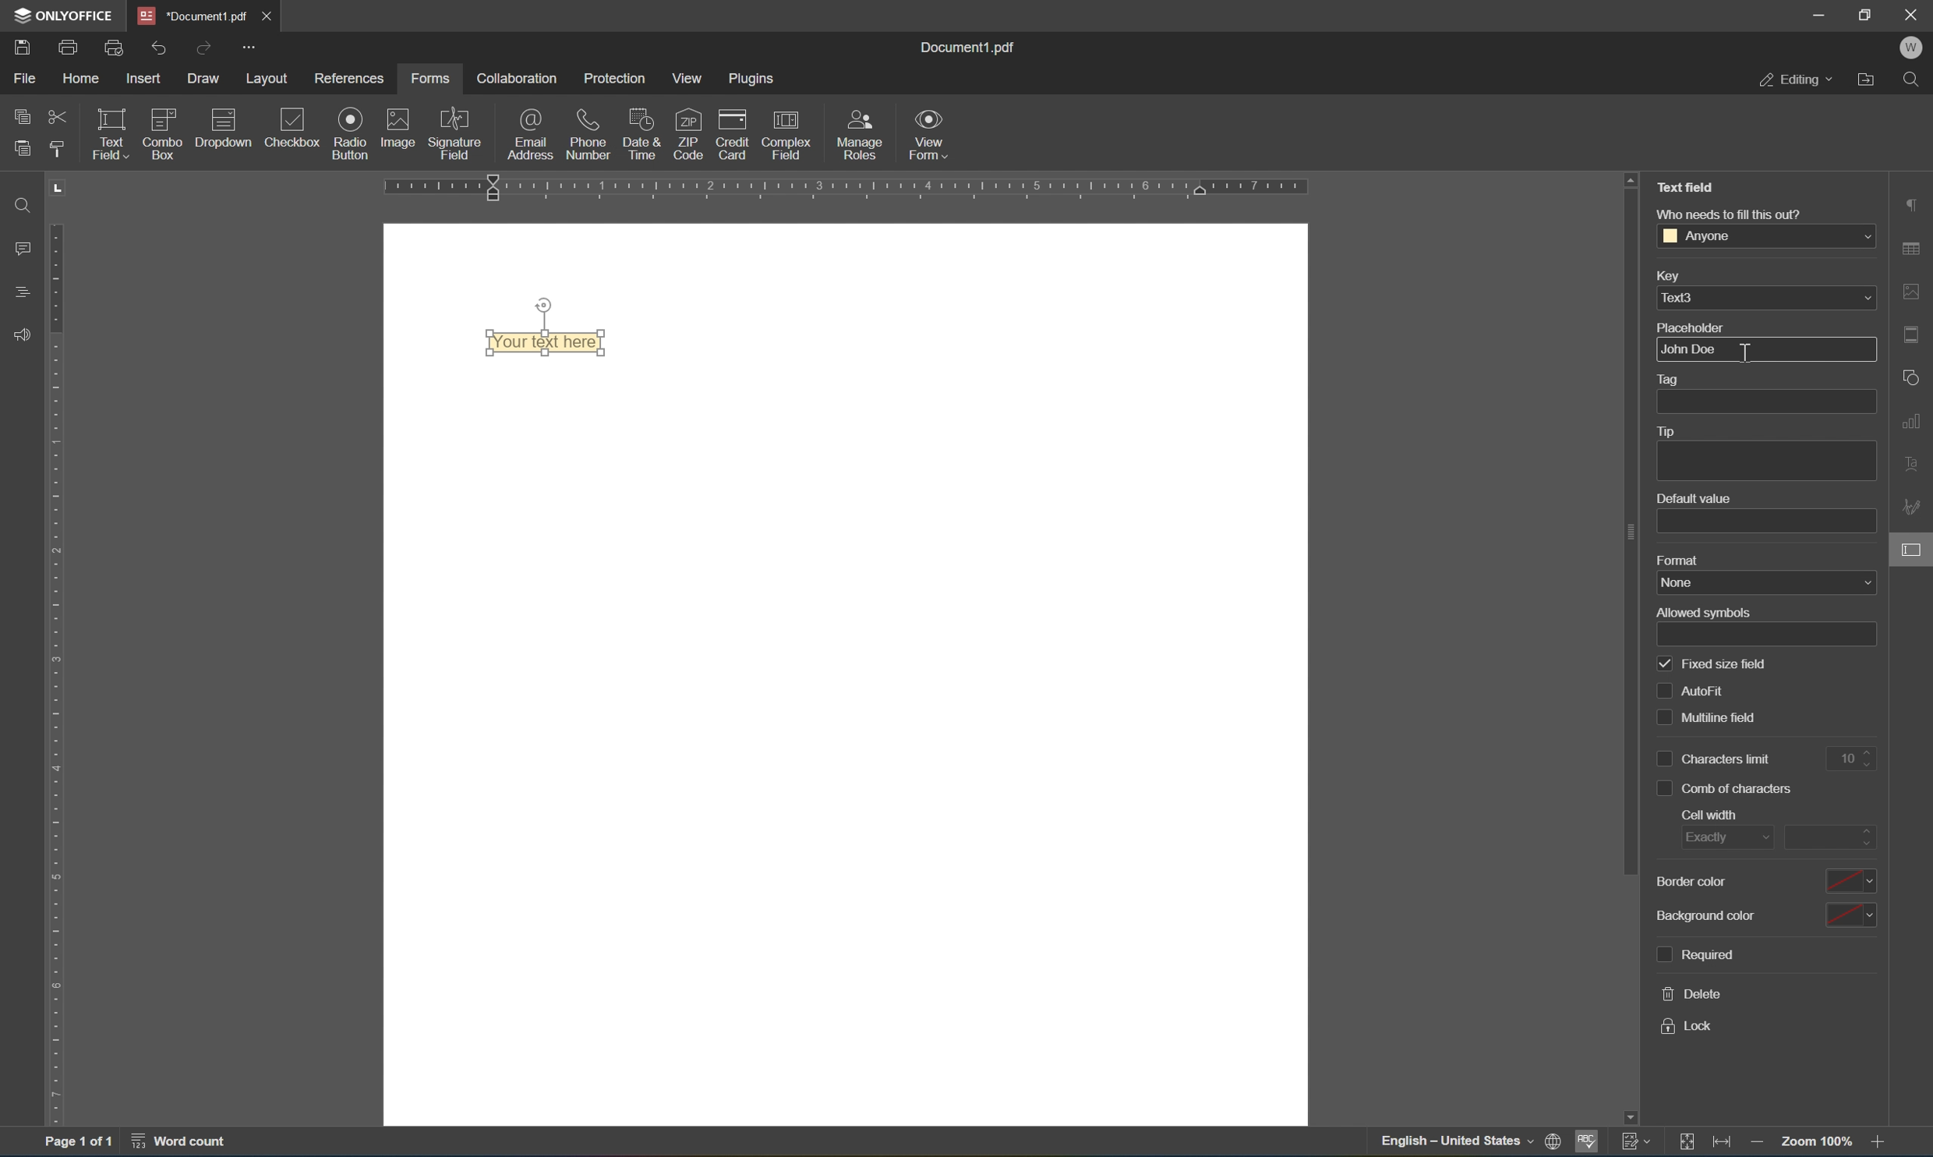  I want to click on characters limit, so click(1717, 760).